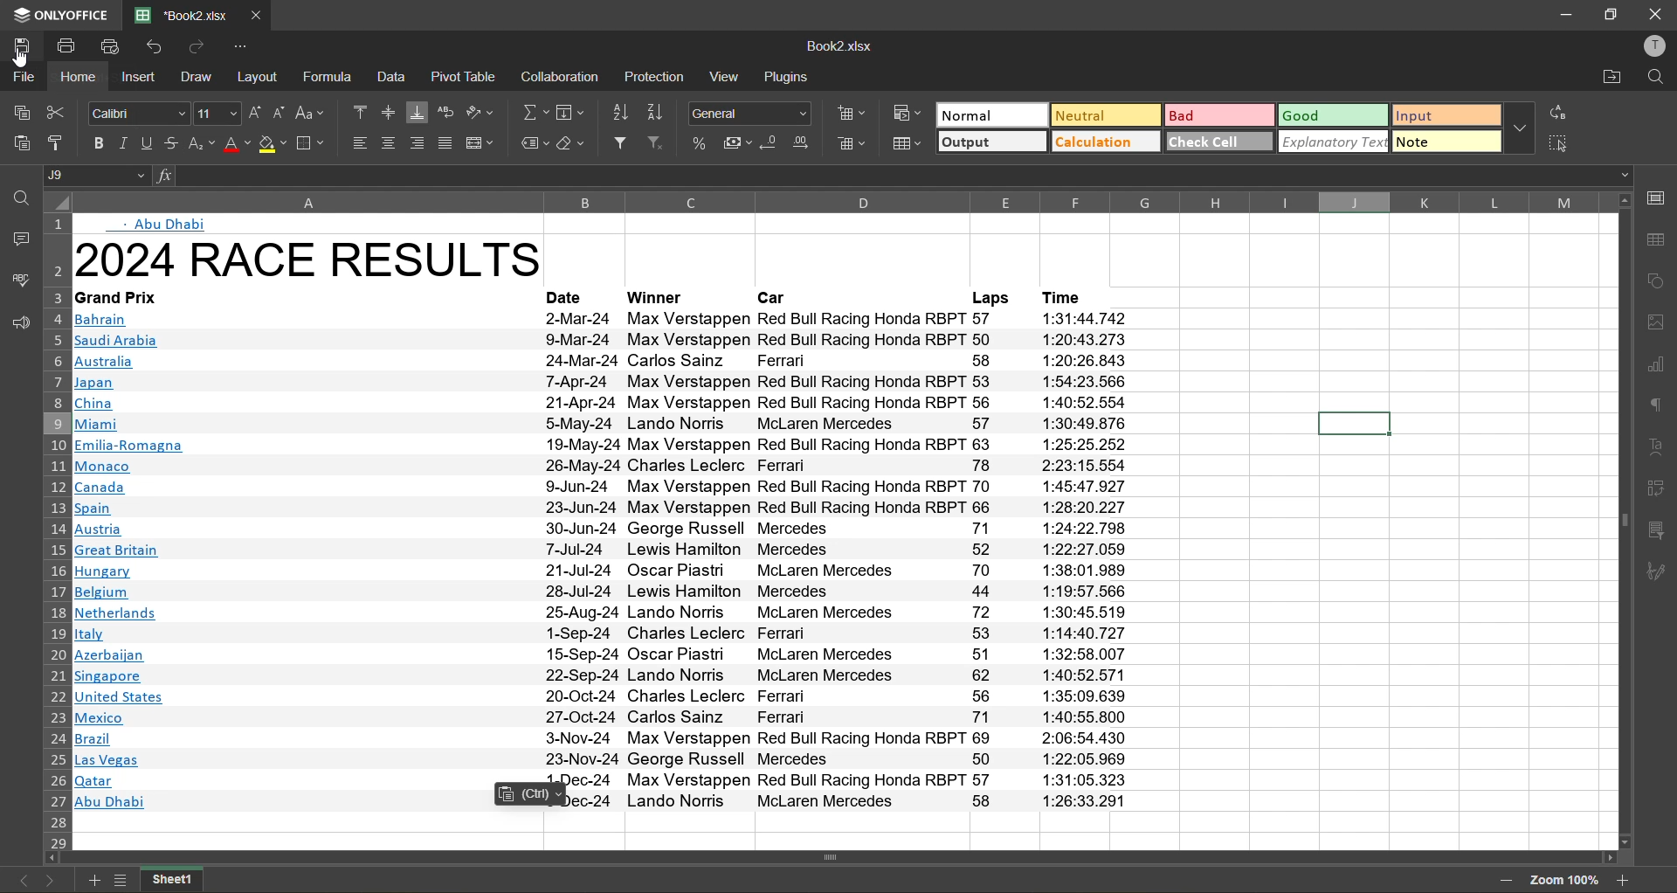 The height and width of the screenshot is (893, 1677). Describe the element at coordinates (216, 114) in the screenshot. I see `font size` at that location.